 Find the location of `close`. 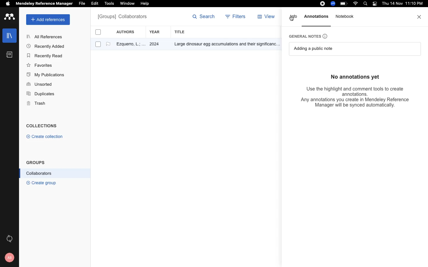

close is located at coordinates (420, 17).